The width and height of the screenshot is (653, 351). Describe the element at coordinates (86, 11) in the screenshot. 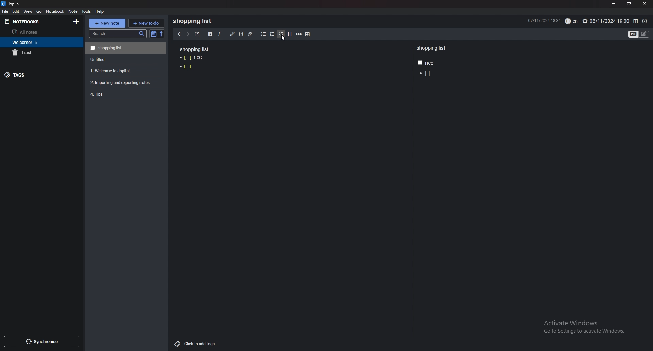

I see `tools` at that location.